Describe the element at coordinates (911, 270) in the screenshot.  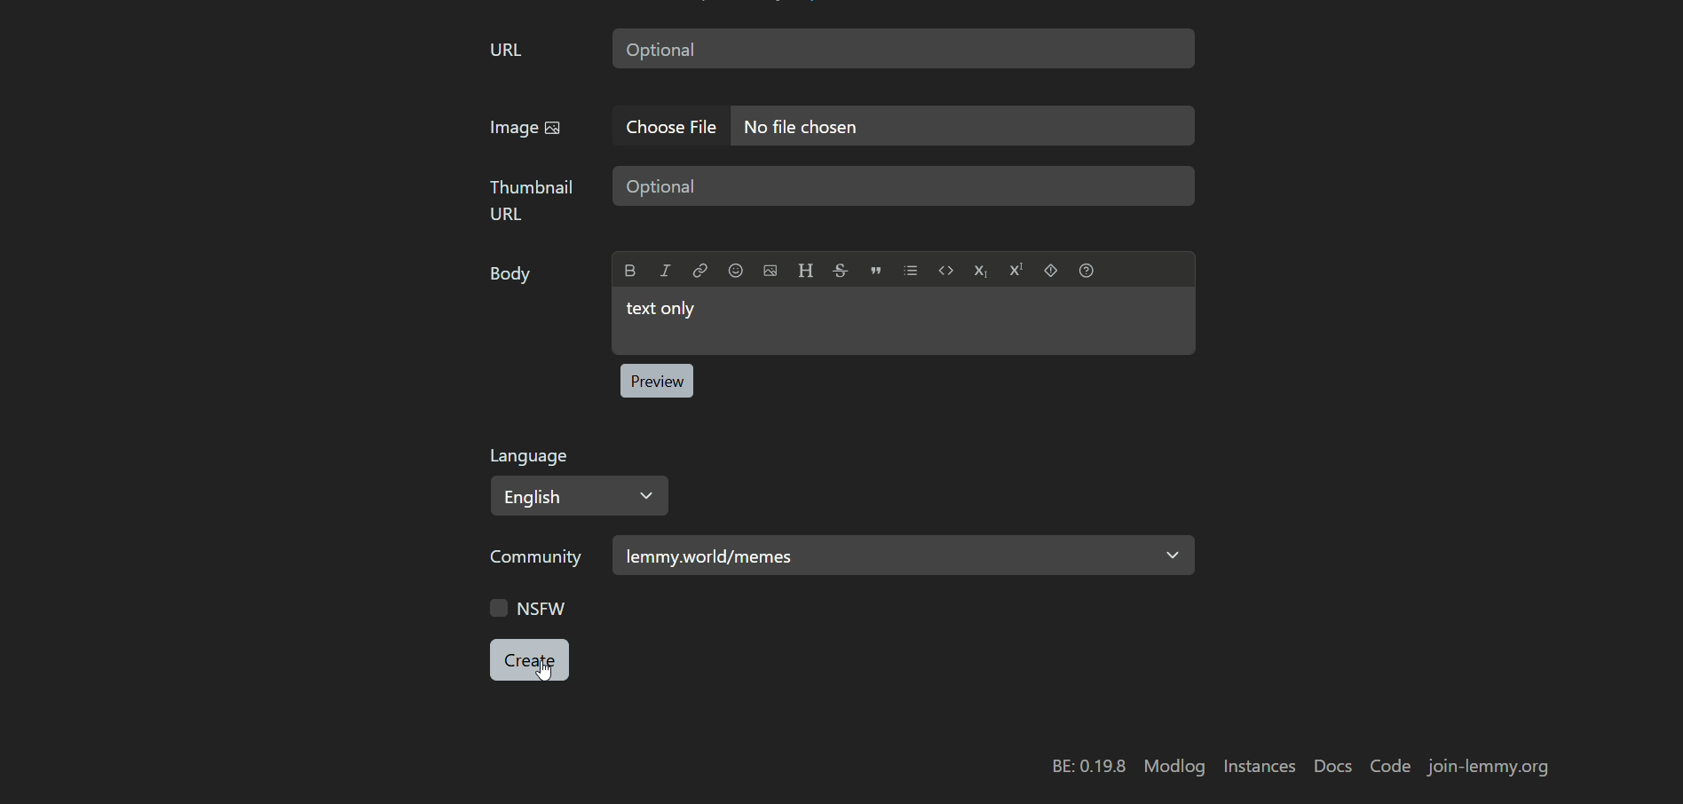
I see `List` at that location.